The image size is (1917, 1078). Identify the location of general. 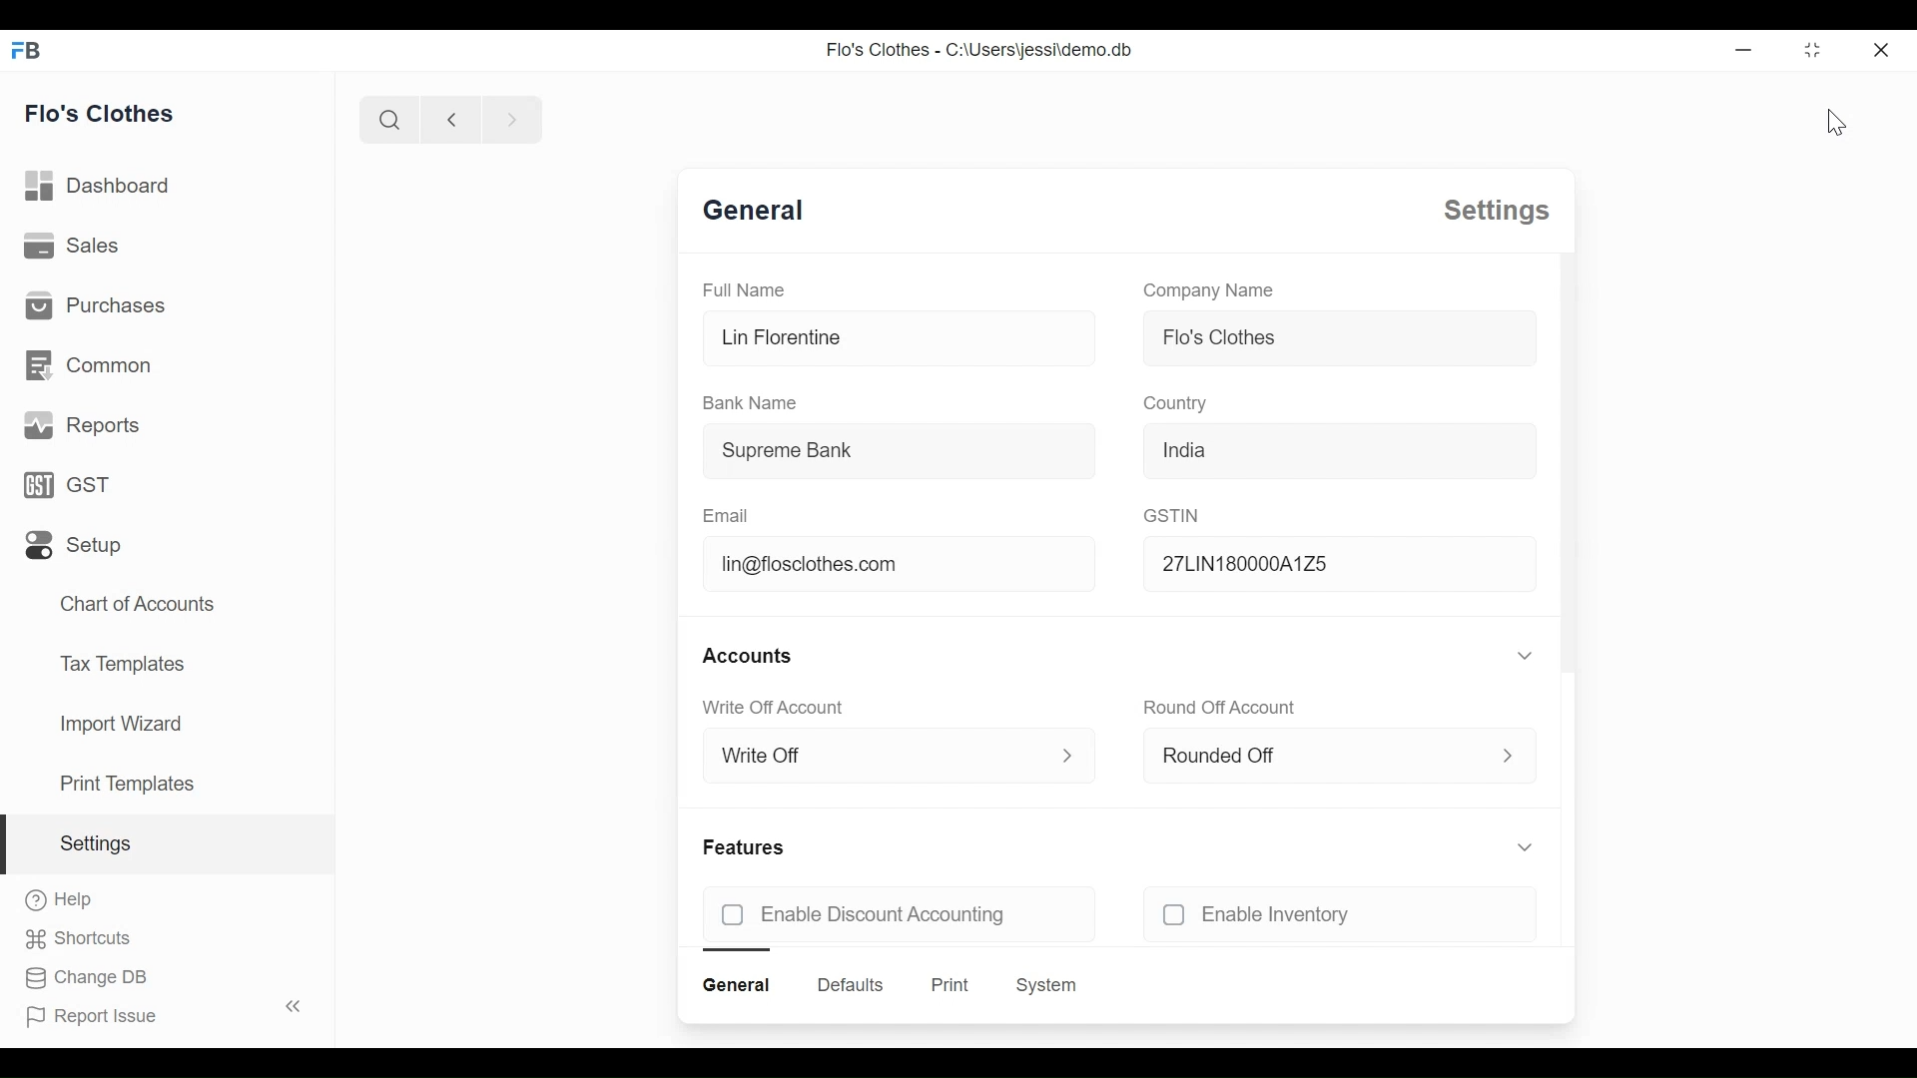
(736, 985).